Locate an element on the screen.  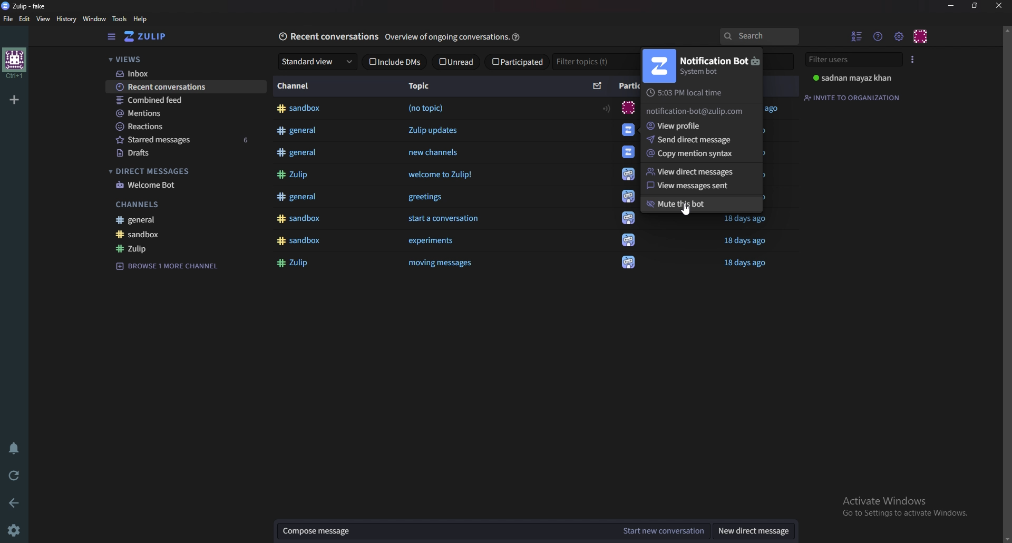
Filter users is located at coordinates (851, 60).